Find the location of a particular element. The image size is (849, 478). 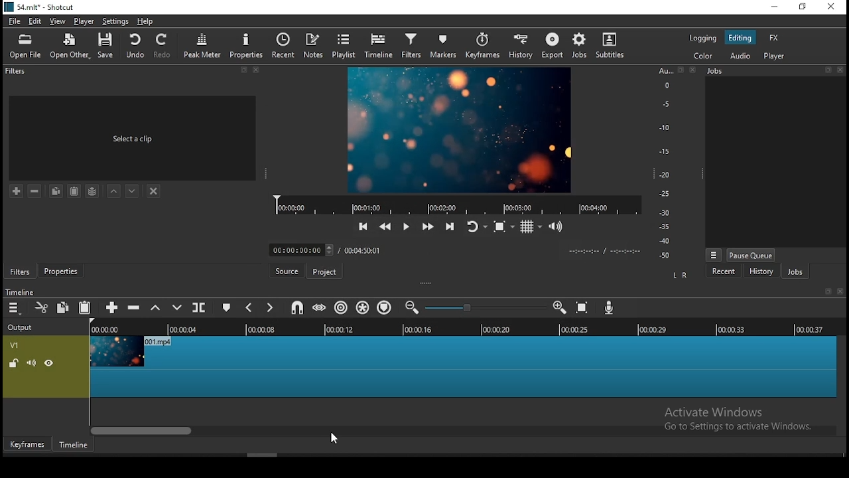

image is located at coordinates (461, 129).